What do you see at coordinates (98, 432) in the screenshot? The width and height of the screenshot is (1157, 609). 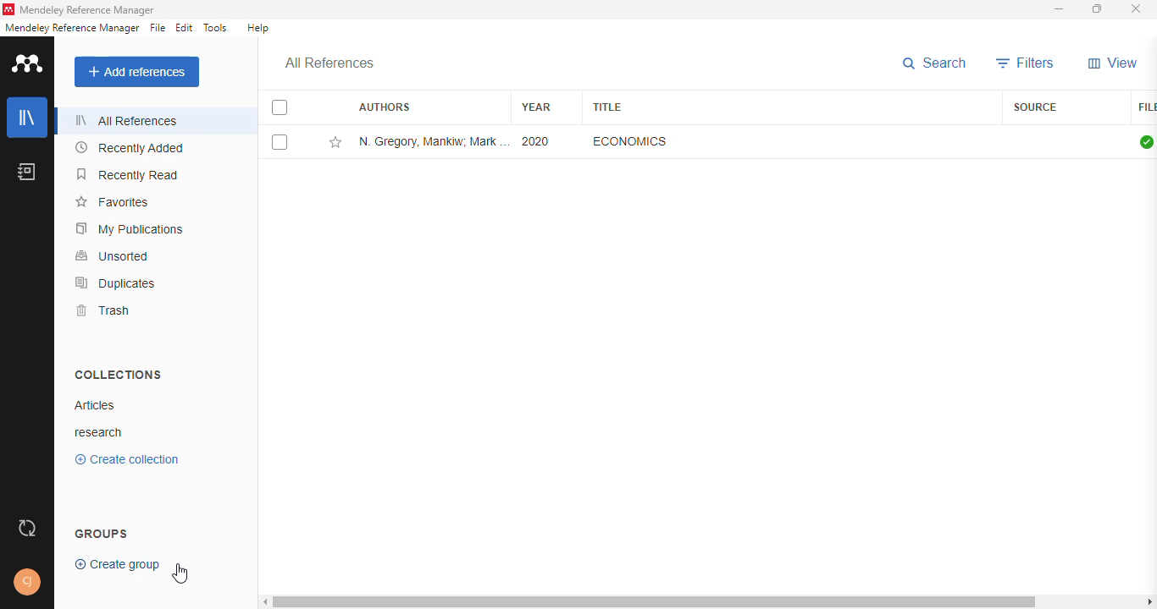 I see `research` at bounding box center [98, 432].